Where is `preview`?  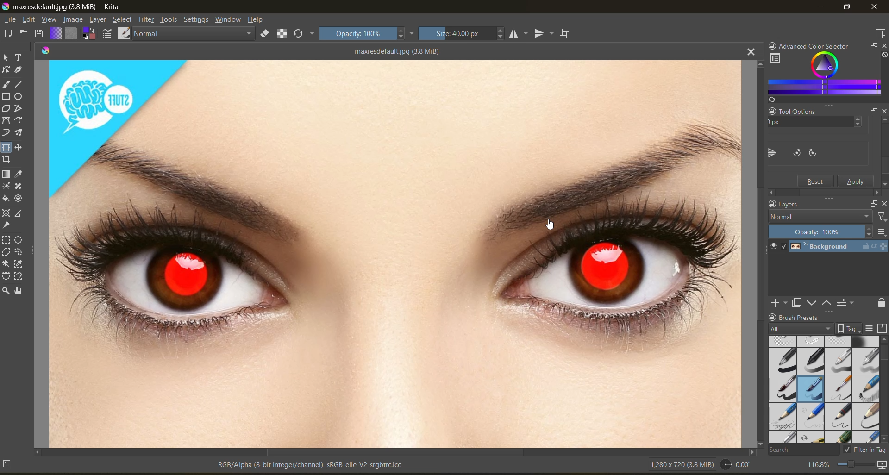
preview is located at coordinates (775, 247).